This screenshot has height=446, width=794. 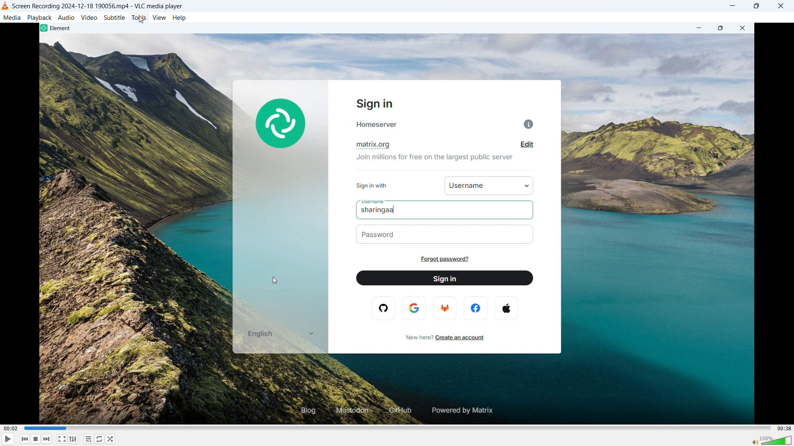 What do you see at coordinates (462, 410) in the screenshot?
I see `powered by matrix` at bounding box center [462, 410].